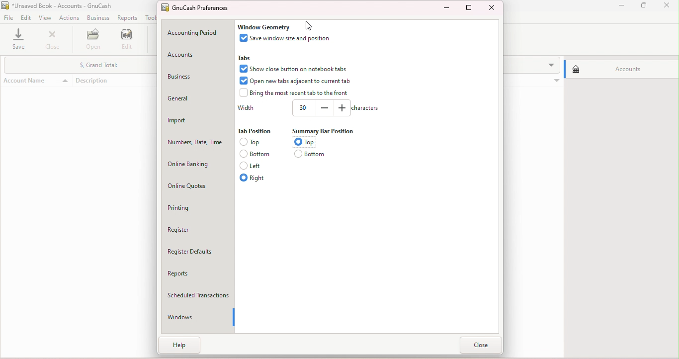 This screenshot has height=359, width=679. What do you see at coordinates (329, 131) in the screenshot?
I see `Summary position` at bounding box center [329, 131].